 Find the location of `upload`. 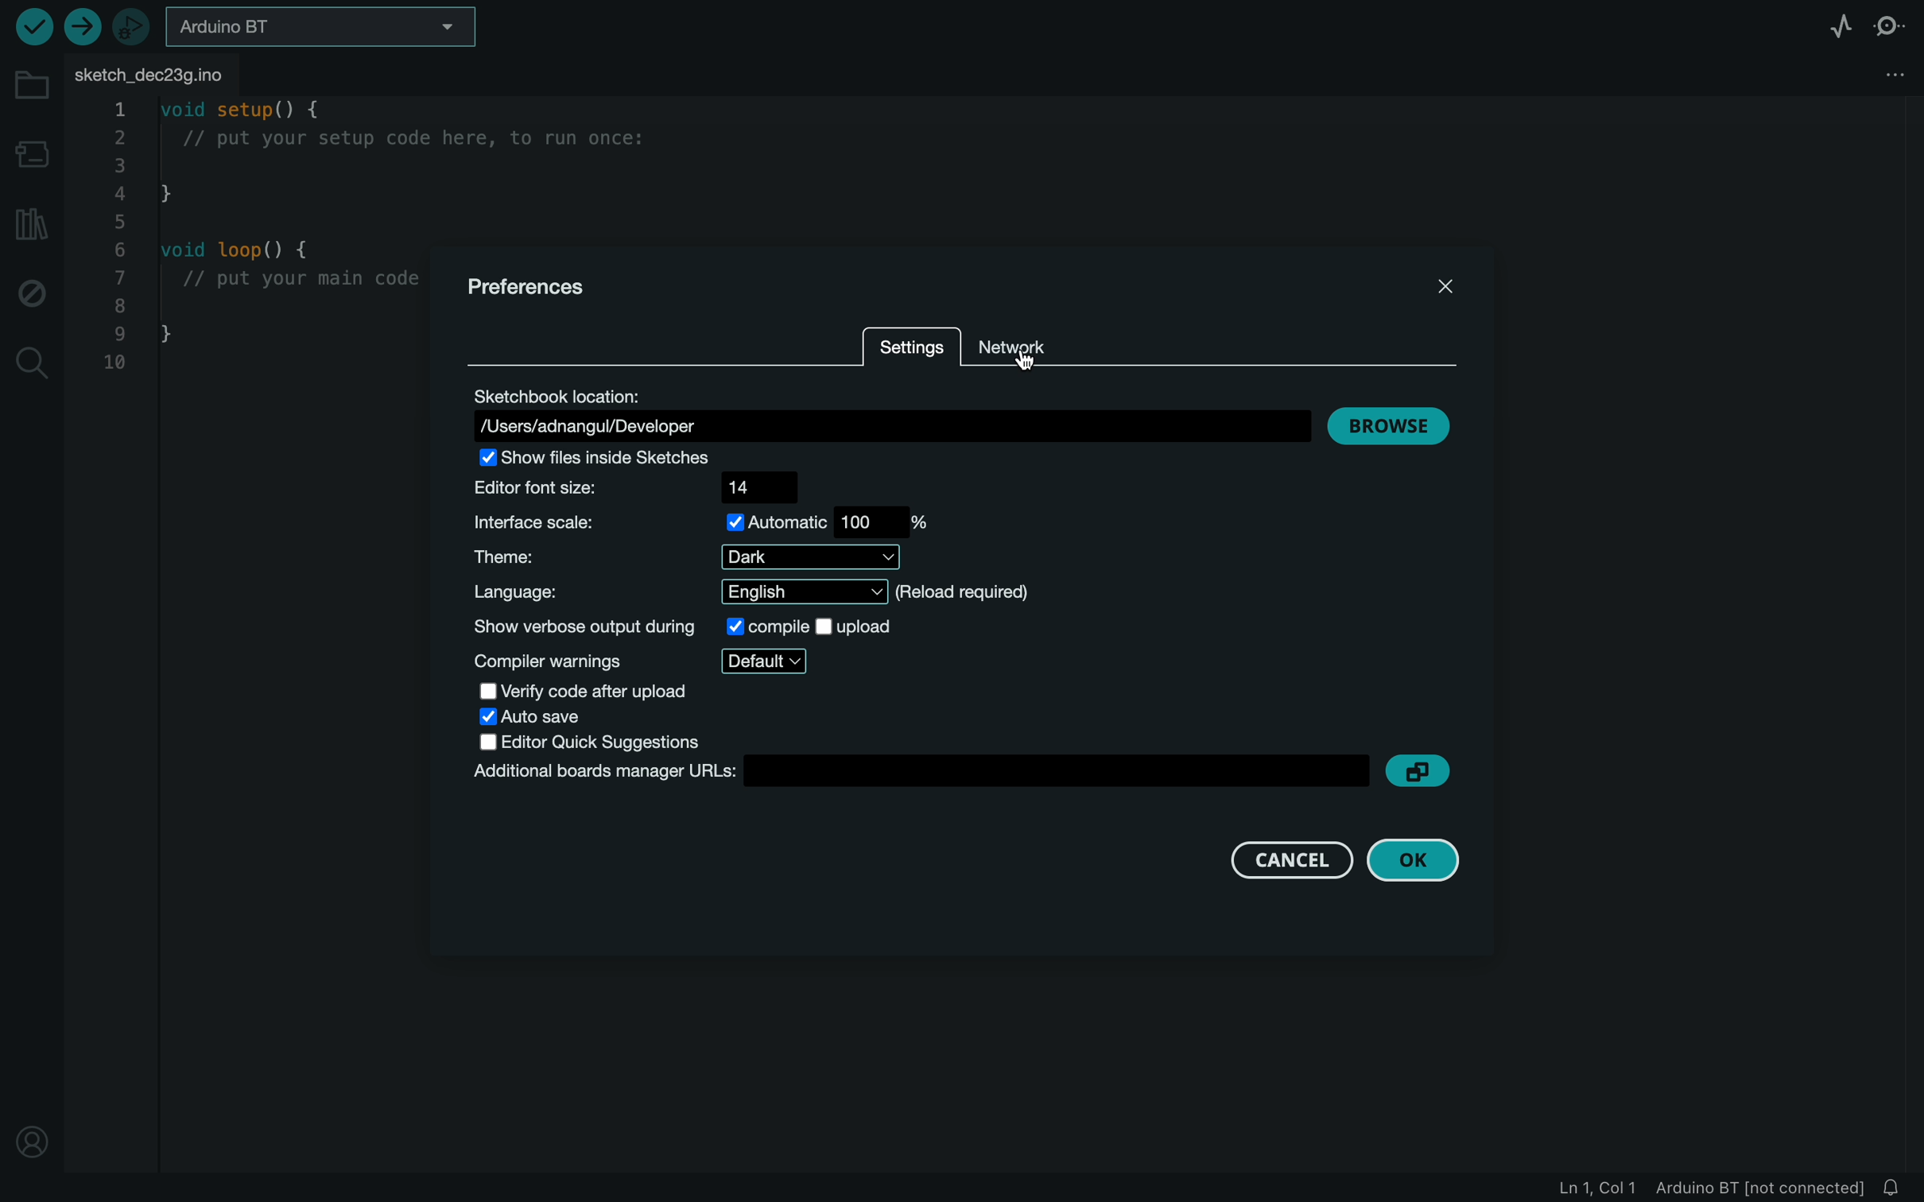

upload is located at coordinates (81, 25).